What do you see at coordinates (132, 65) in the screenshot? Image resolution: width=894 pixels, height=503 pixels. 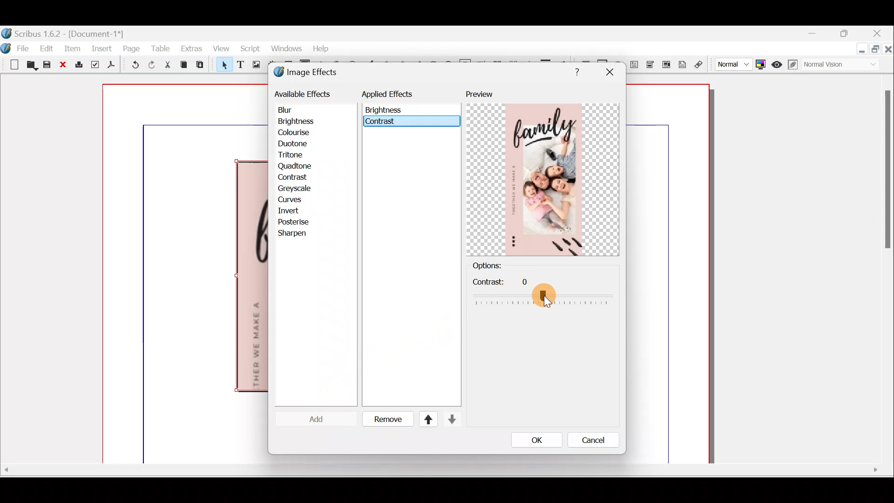 I see `Undo` at bounding box center [132, 65].